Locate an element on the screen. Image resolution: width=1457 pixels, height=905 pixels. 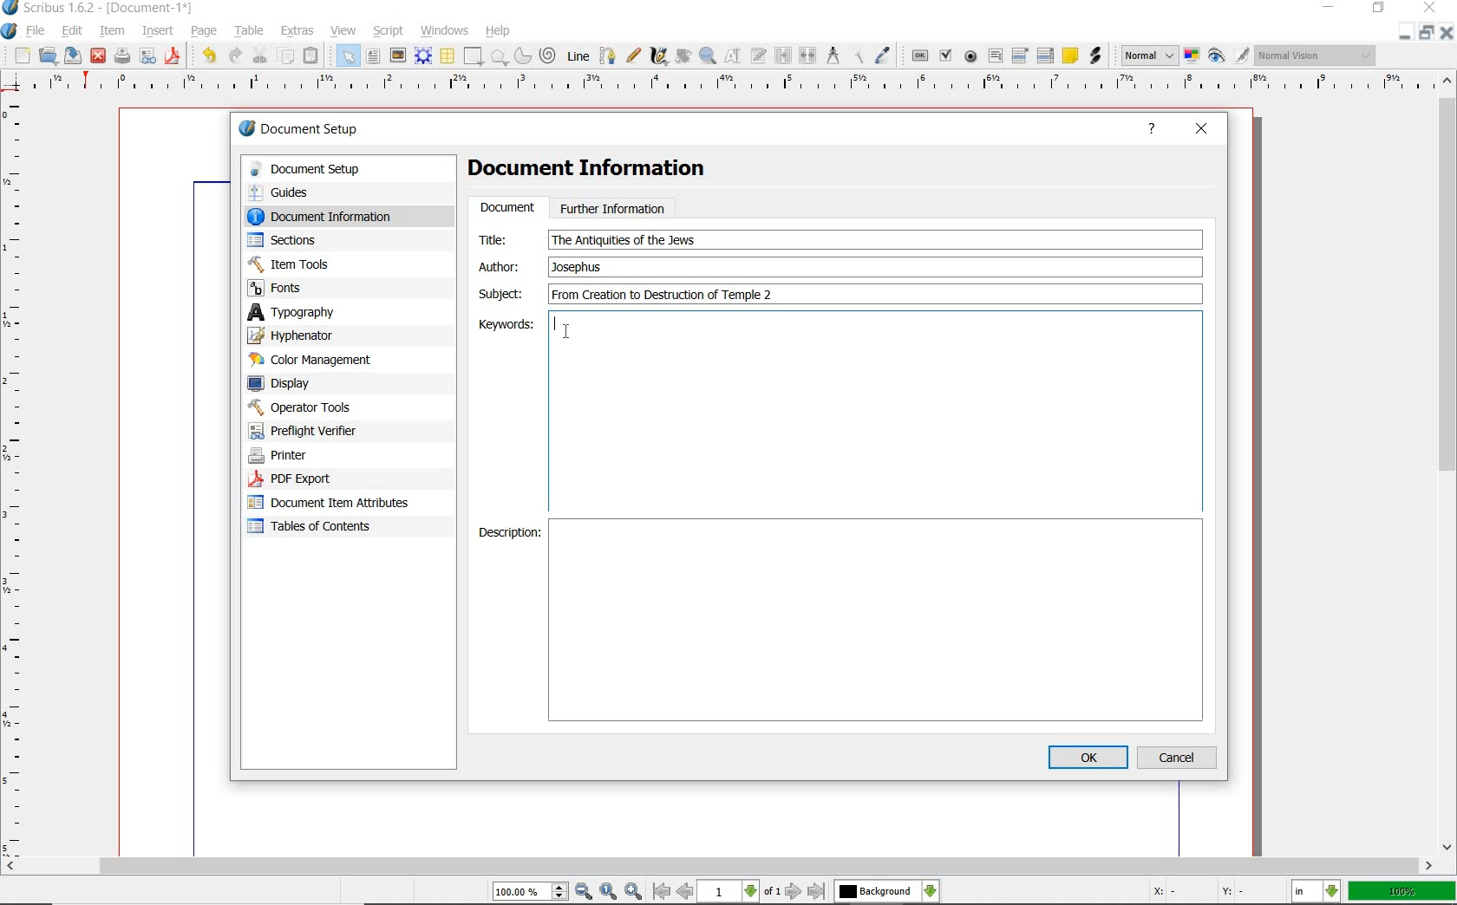
print is located at coordinates (122, 57).